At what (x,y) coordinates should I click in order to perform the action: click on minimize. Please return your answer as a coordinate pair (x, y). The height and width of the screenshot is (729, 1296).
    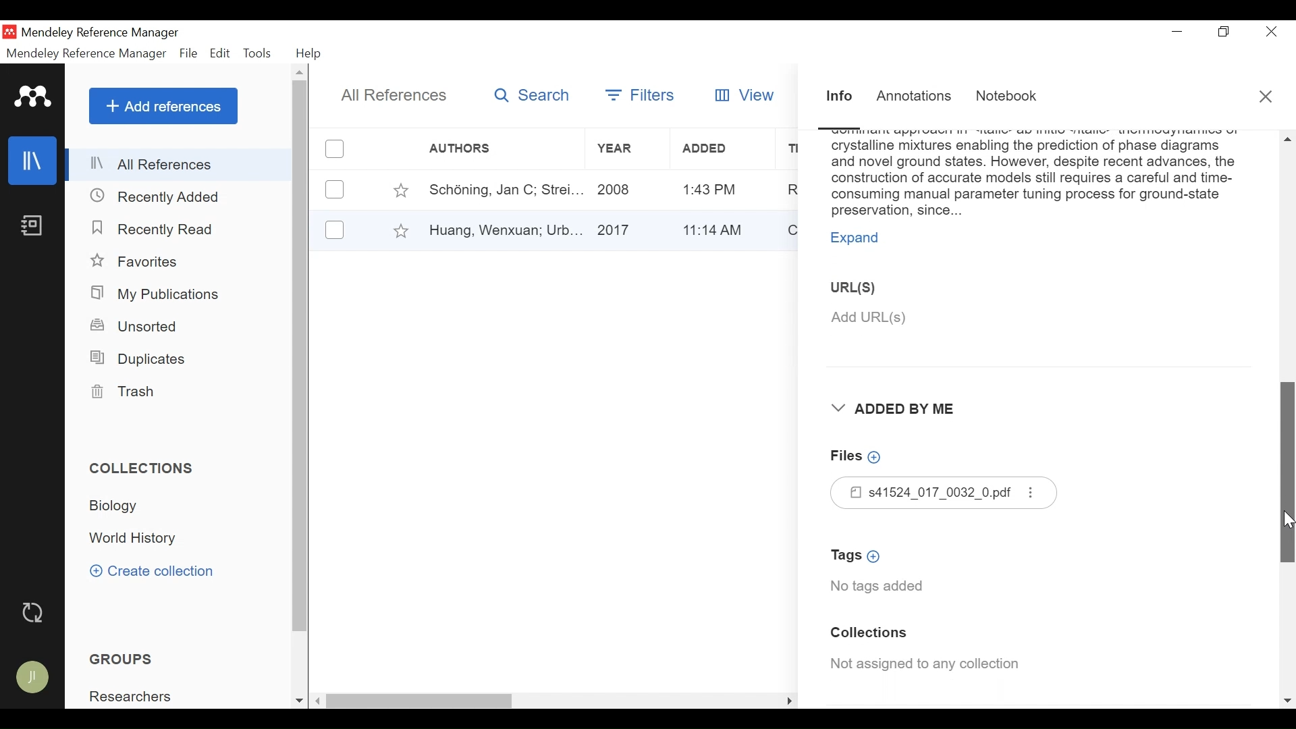
    Looking at the image, I should click on (1178, 32).